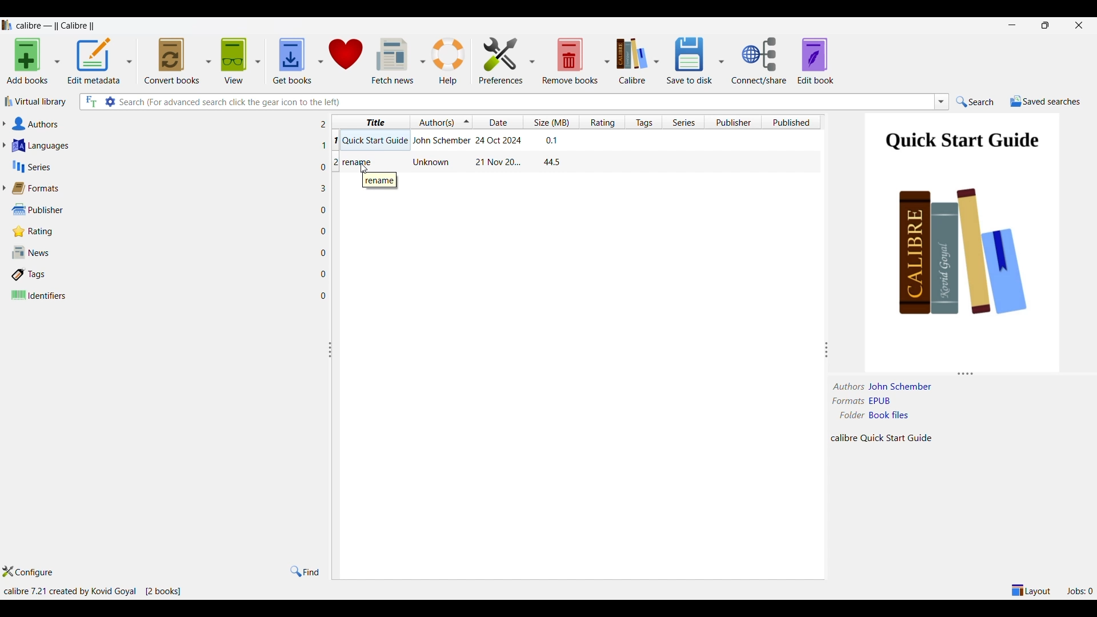 The height and width of the screenshot is (617, 1097). Describe the element at coordinates (321, 61) in the screenshot. I see `Get book options` at that location.